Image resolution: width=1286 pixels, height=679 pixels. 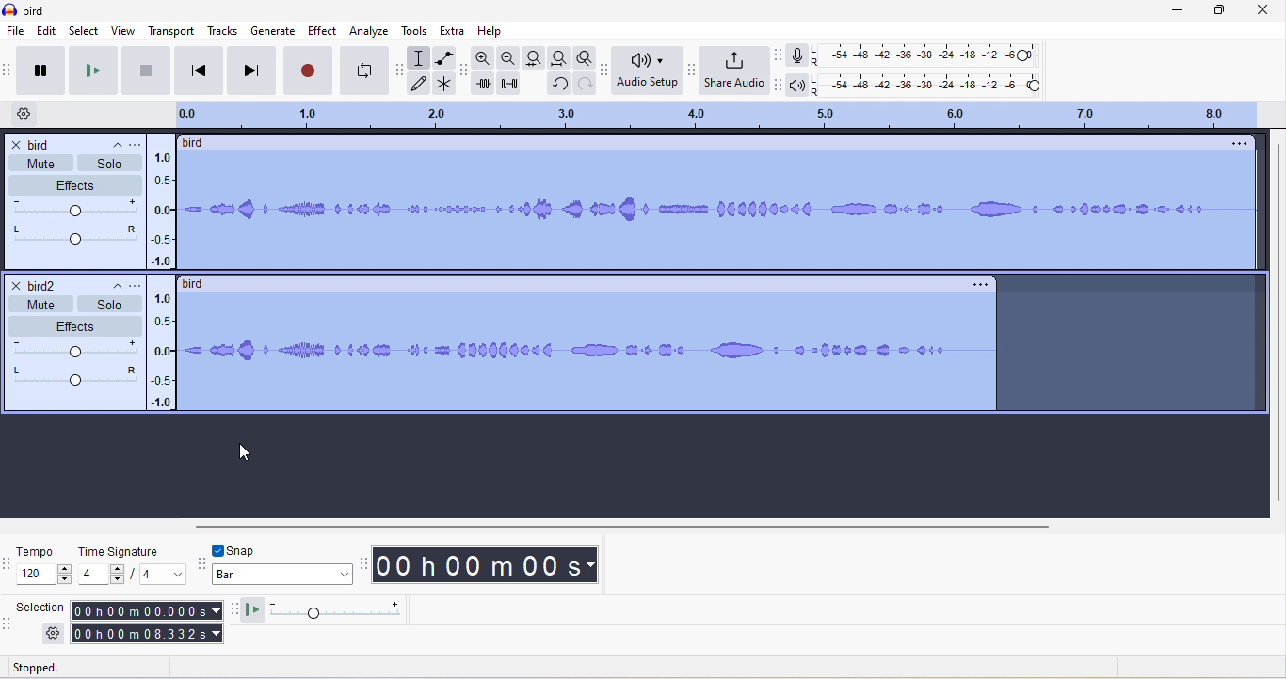 What do you see at coordinates (1278, 325) in the screenshot?
I see `vertical scroll bar` at bounding box center [1278, 325].